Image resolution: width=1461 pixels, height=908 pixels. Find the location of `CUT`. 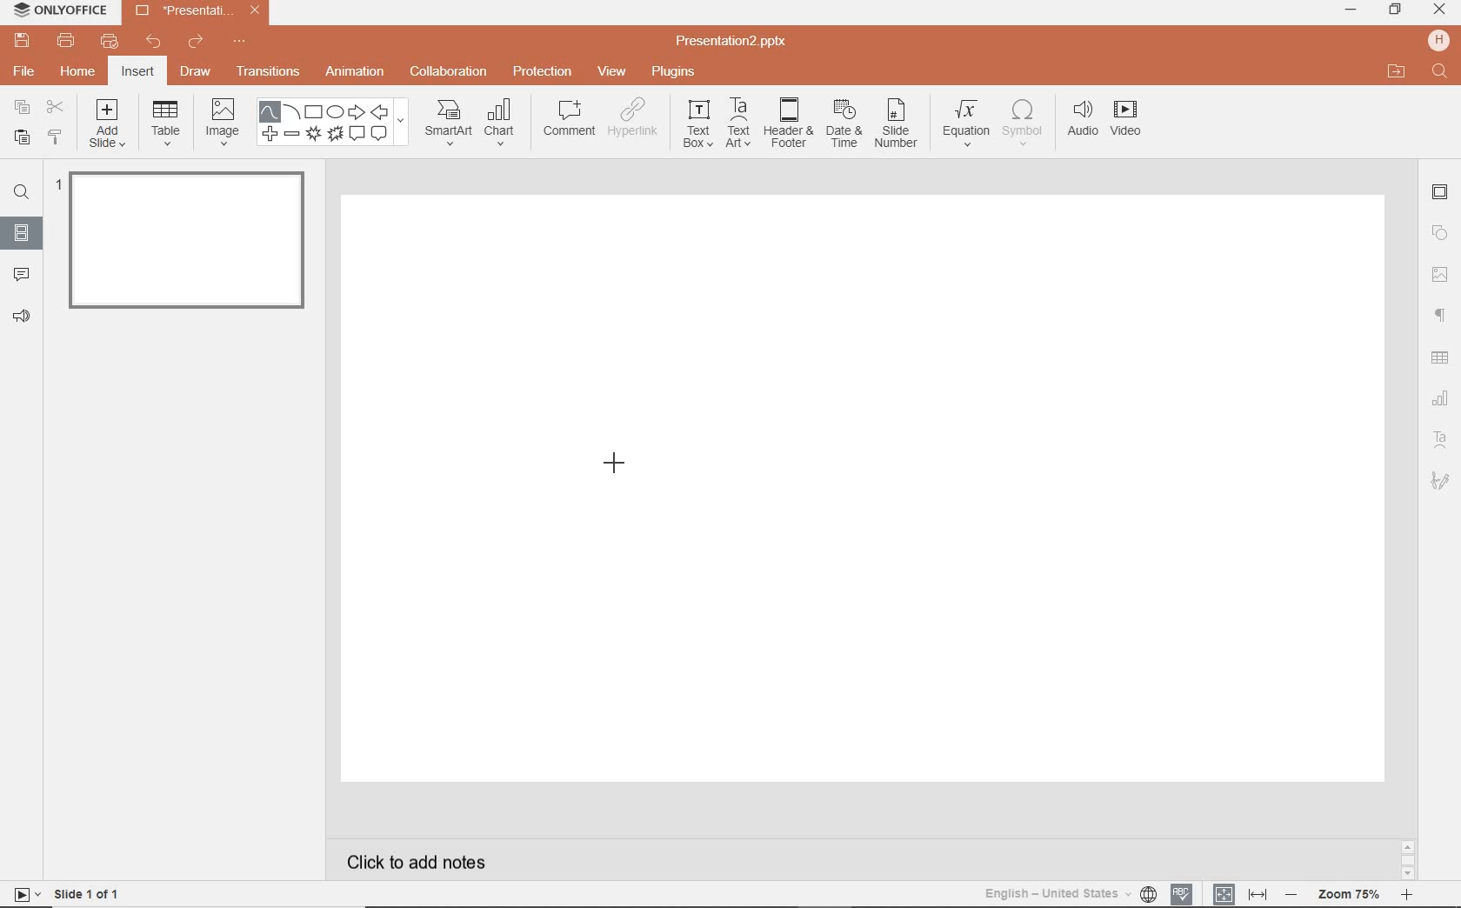

CUT is located at coordinates (55, 107).